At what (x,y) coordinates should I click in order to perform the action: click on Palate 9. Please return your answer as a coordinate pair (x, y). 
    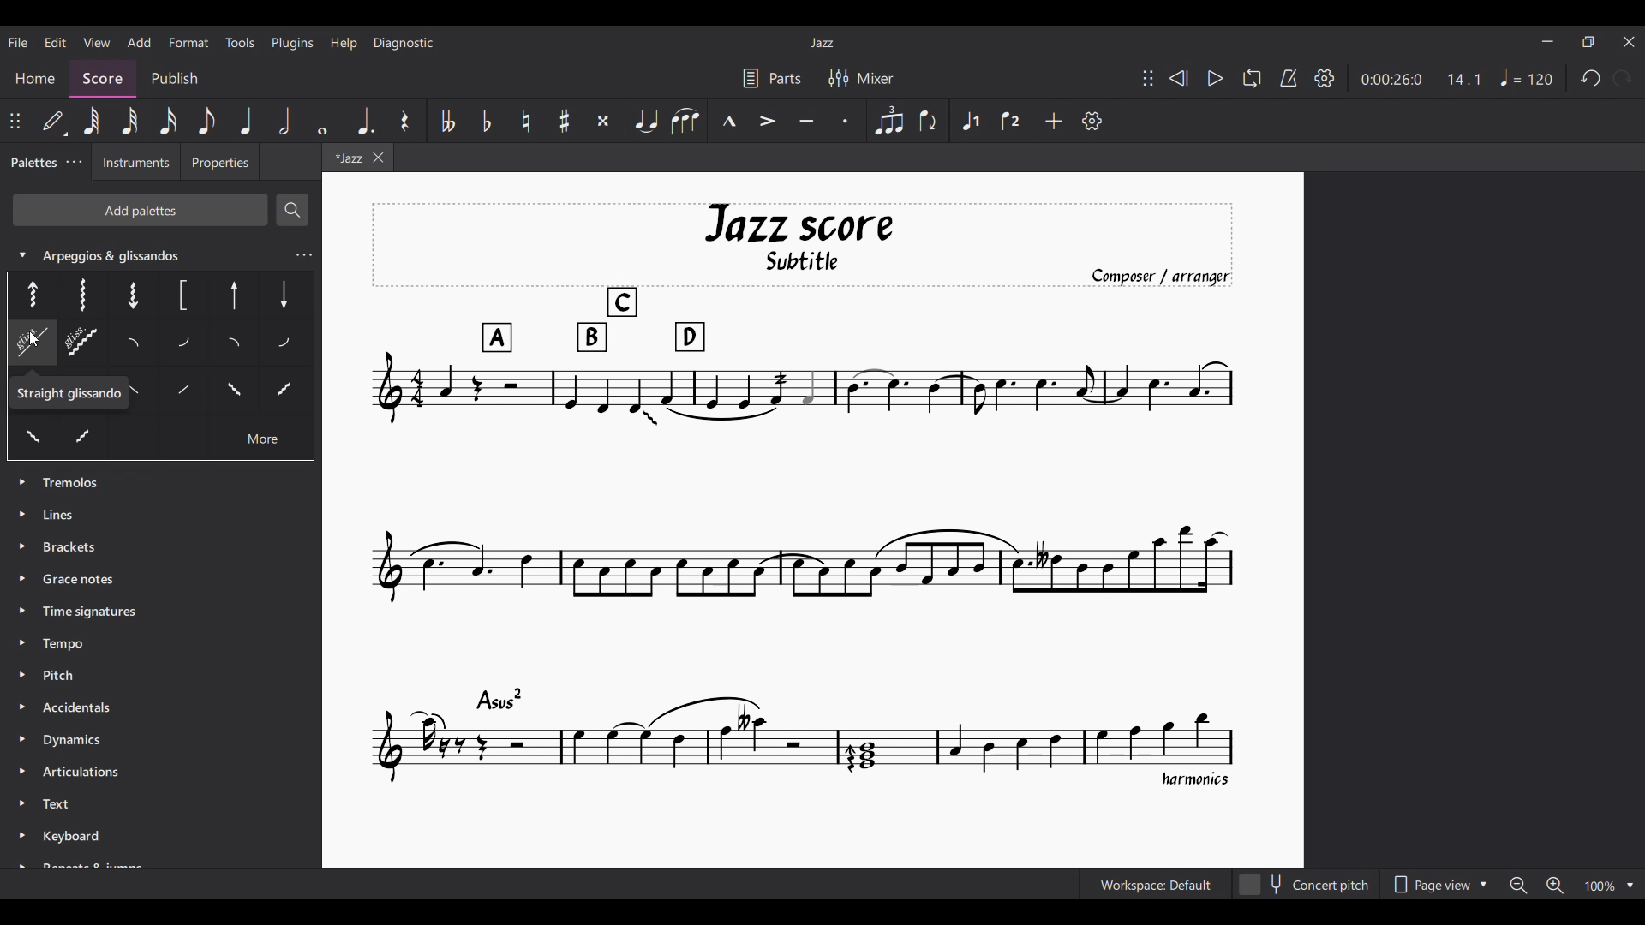
    Looking at the image, I should click on (139, 344).